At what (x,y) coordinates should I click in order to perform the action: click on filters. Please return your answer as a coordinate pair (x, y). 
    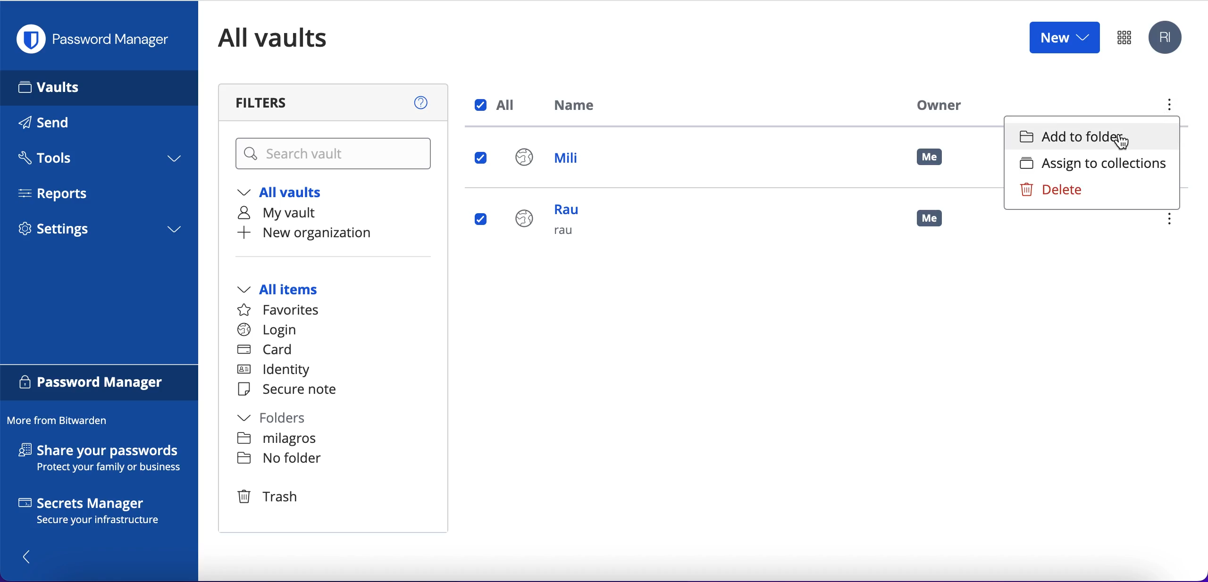
    Looking at the image, I should click on (335, 102).